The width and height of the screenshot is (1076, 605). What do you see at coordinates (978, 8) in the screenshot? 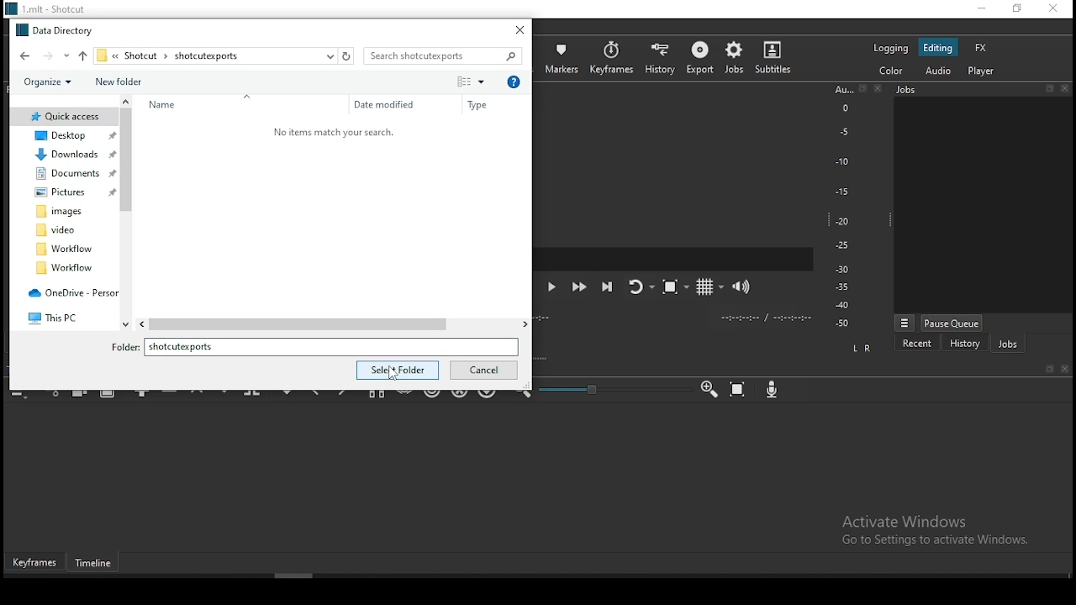
I see `minimize` at bounding box center [978, 8].